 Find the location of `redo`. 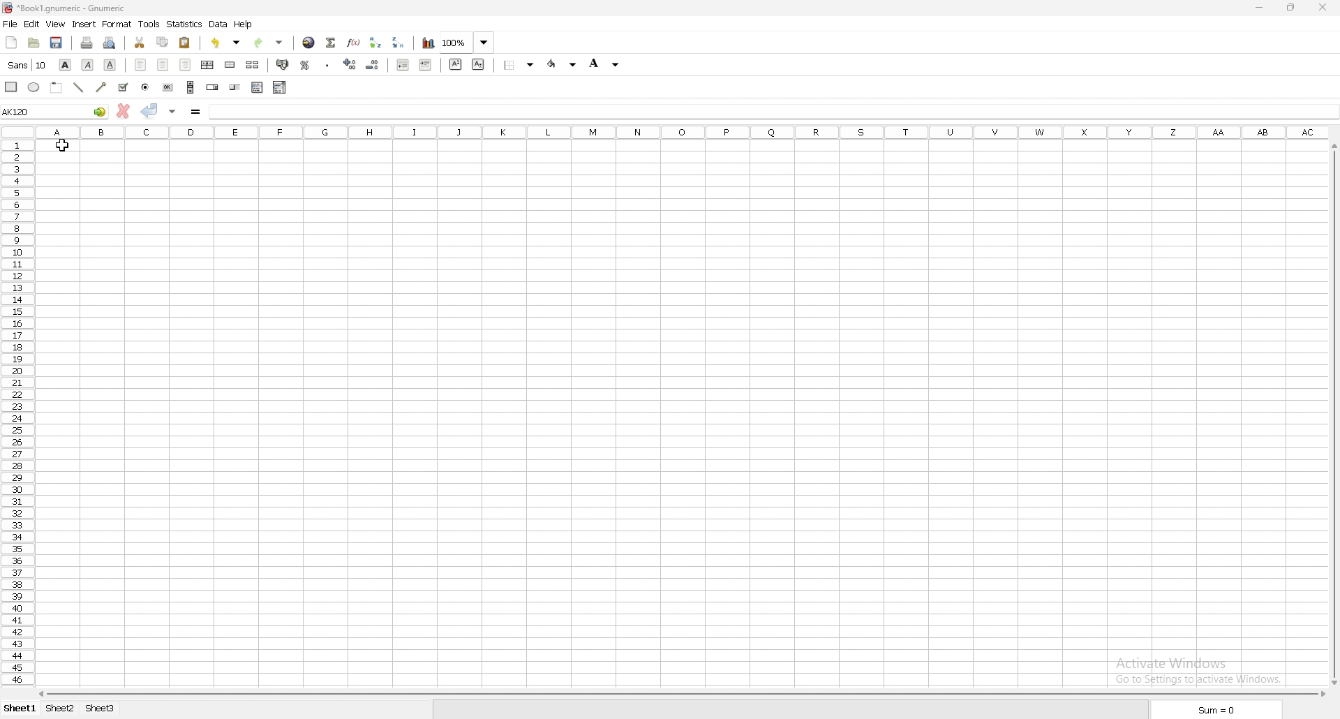

redo is located at coordinates (268, 43).